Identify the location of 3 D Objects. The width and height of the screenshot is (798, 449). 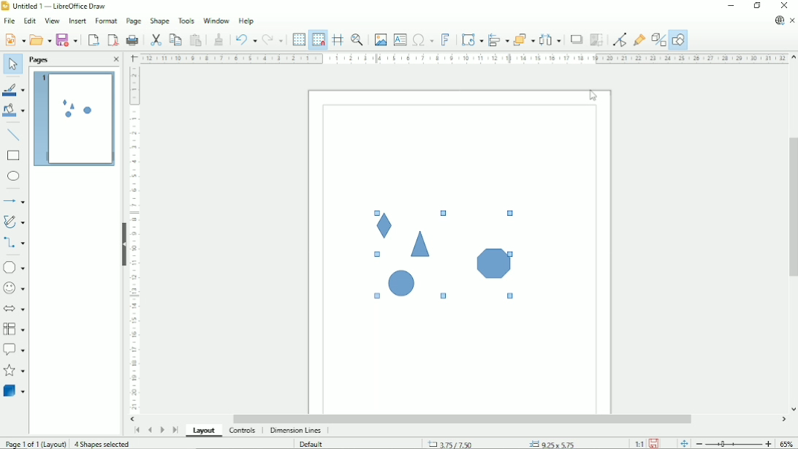
(15, 391).